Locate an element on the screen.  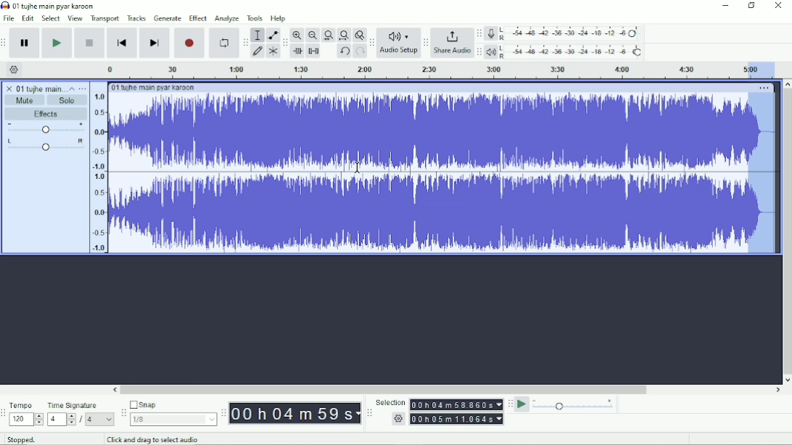
Fit project to width is located at coordinates (344, 35).